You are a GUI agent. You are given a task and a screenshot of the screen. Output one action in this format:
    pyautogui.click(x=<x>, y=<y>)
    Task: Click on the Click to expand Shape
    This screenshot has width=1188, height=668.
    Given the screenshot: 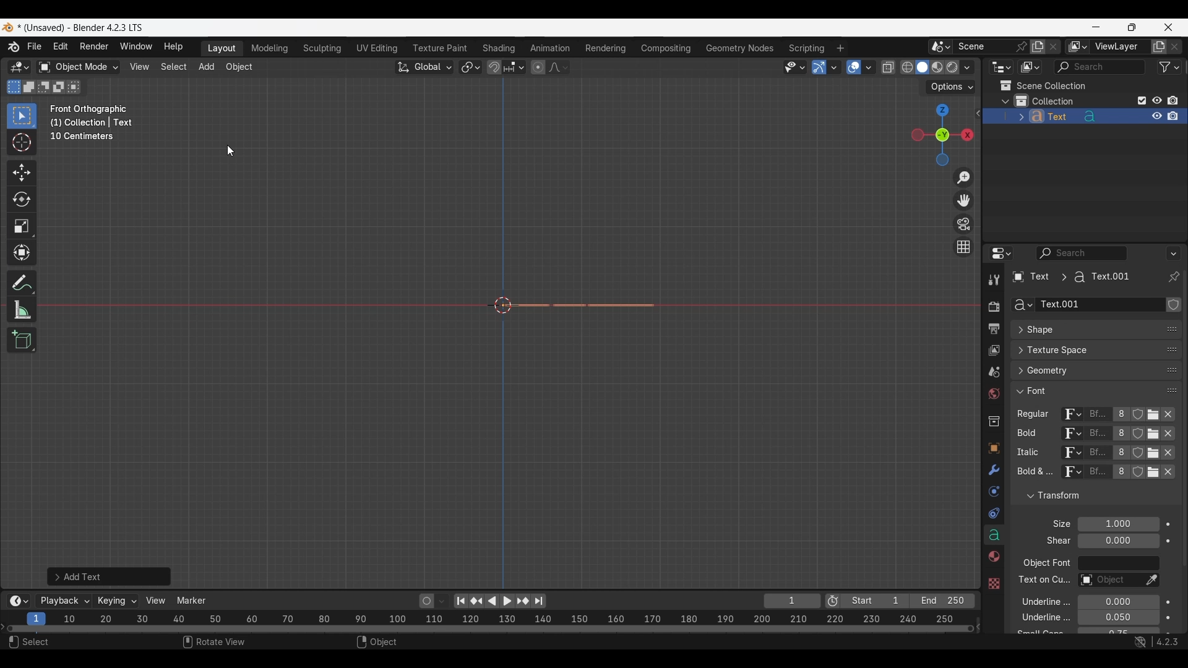 What is the action you would take?
    pyautogui.click(x=1083, y=330)
    